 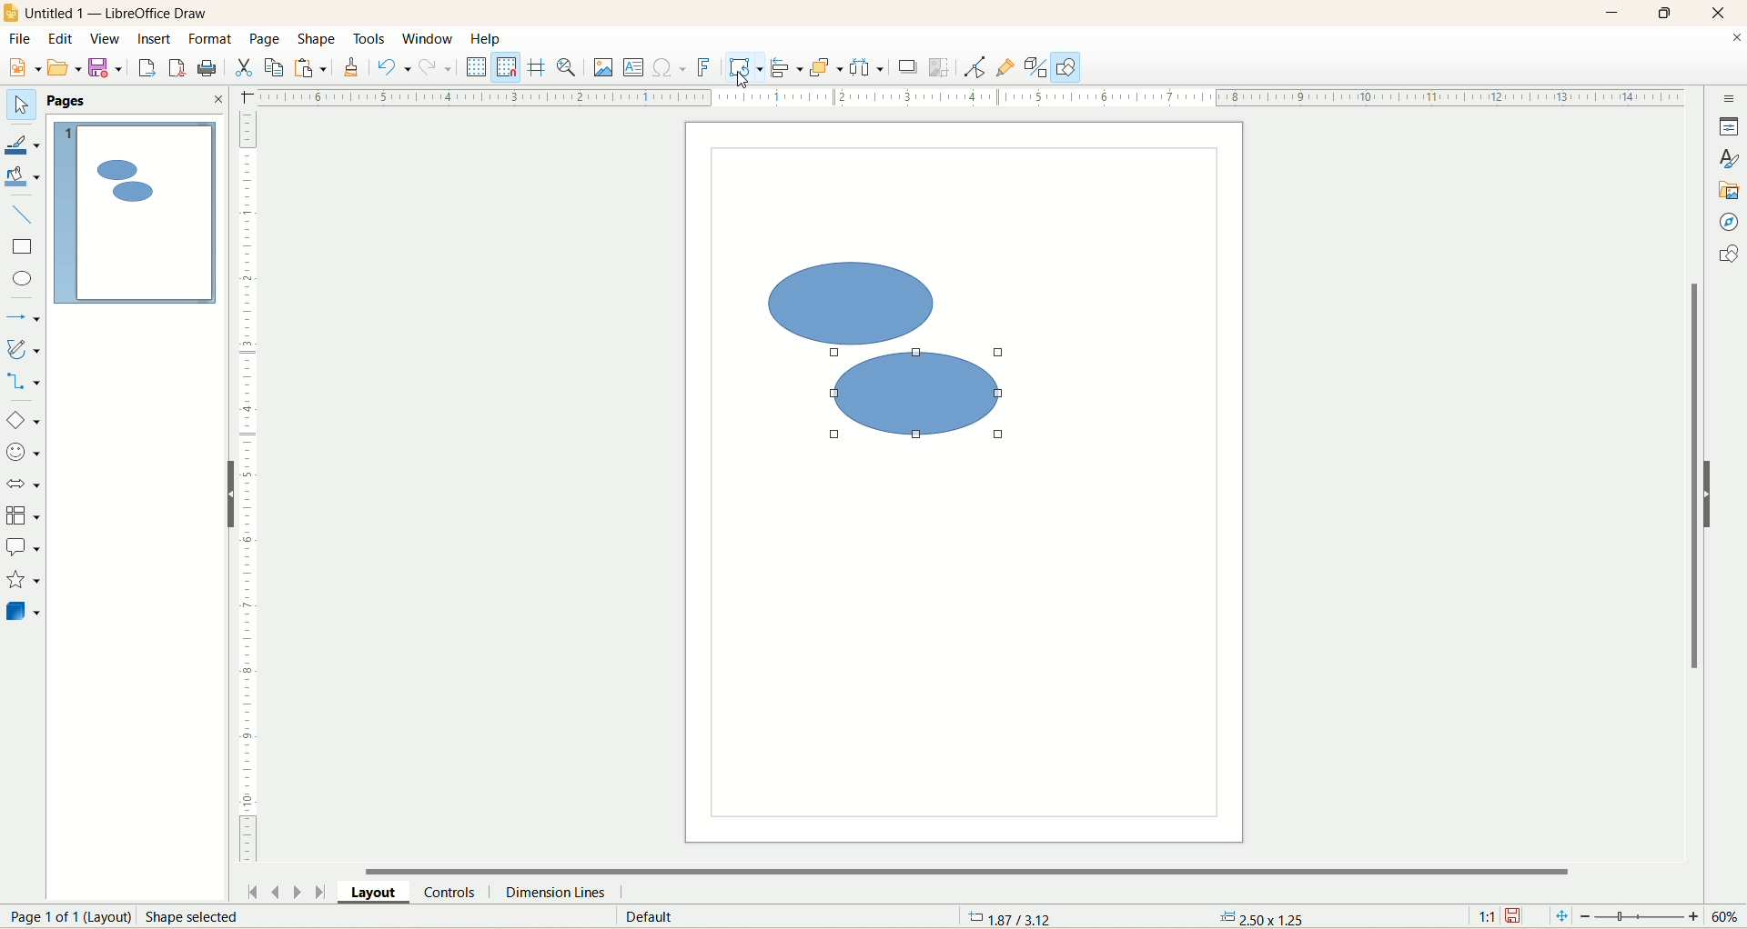 I want to click on cursor, so click(x=744, y=78).